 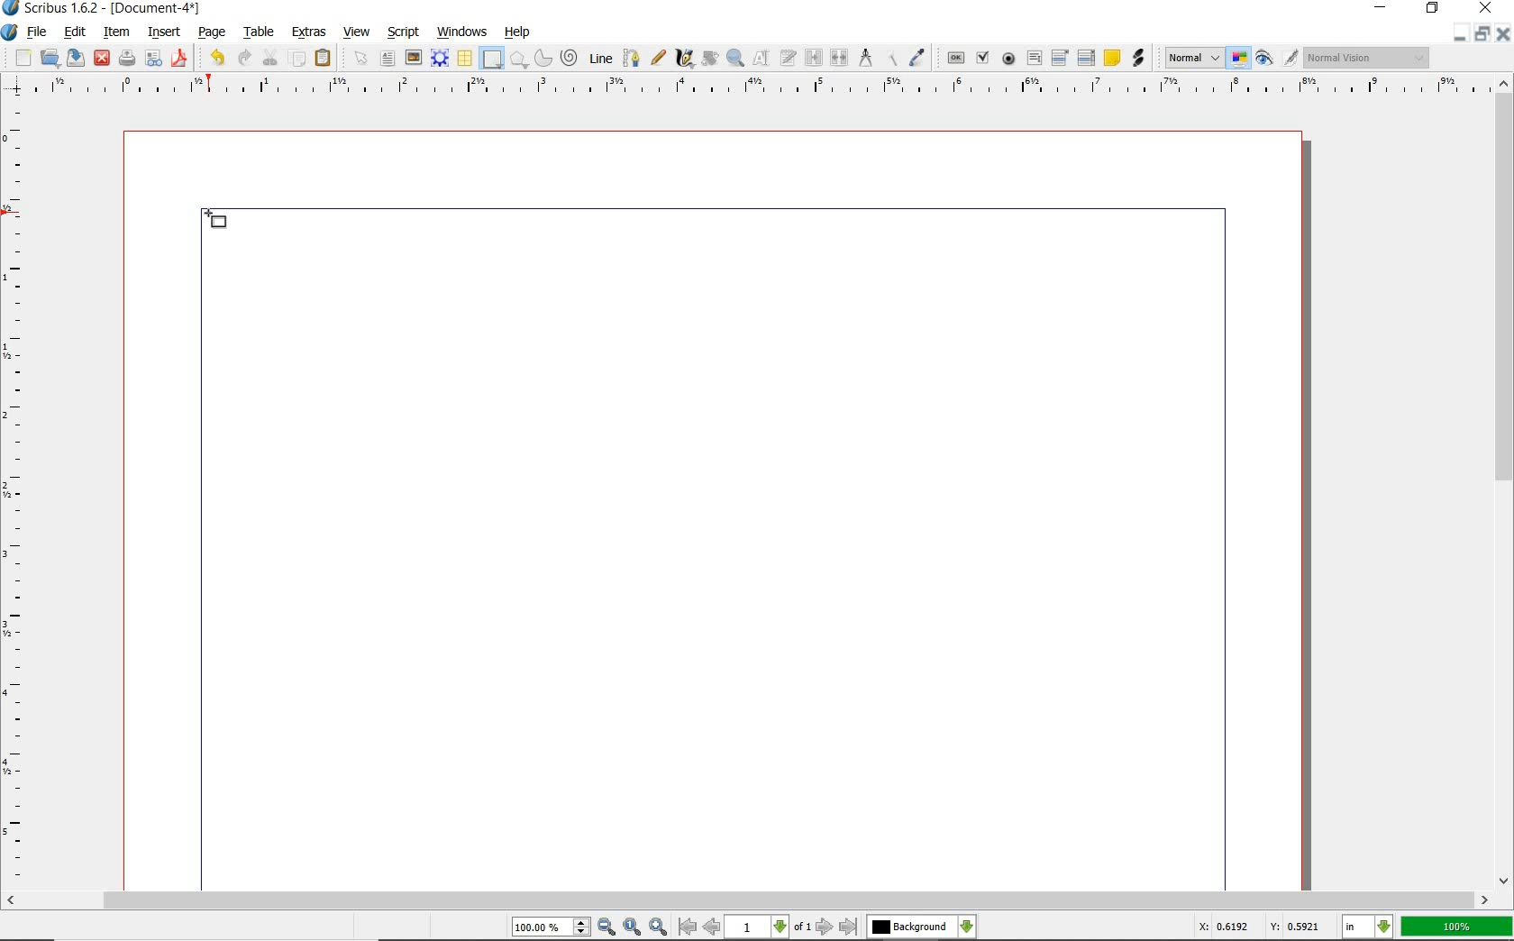 I want to click on spiral, so click(x=570, y=58).